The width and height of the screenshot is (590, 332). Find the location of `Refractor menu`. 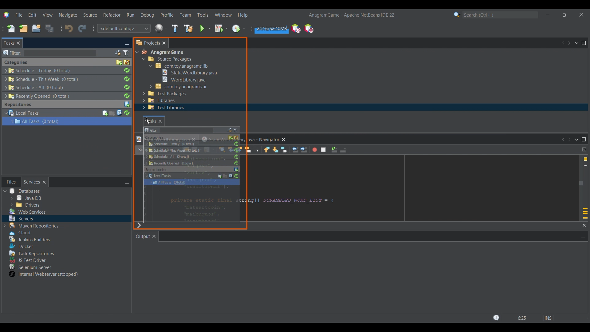

Refractor menu is located at coordinates (112, 15).